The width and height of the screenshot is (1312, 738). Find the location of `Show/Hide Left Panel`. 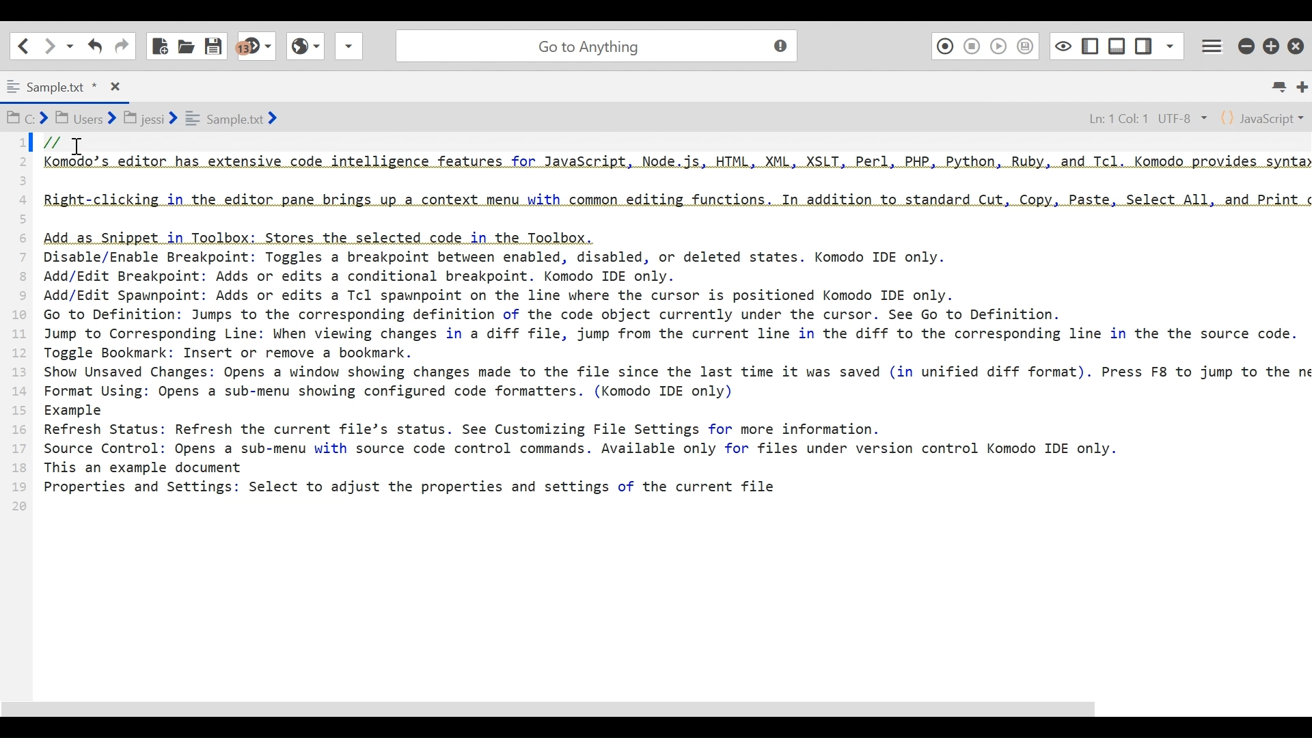

Show/Hide Left Panel is located at coordinates (1145, 43).